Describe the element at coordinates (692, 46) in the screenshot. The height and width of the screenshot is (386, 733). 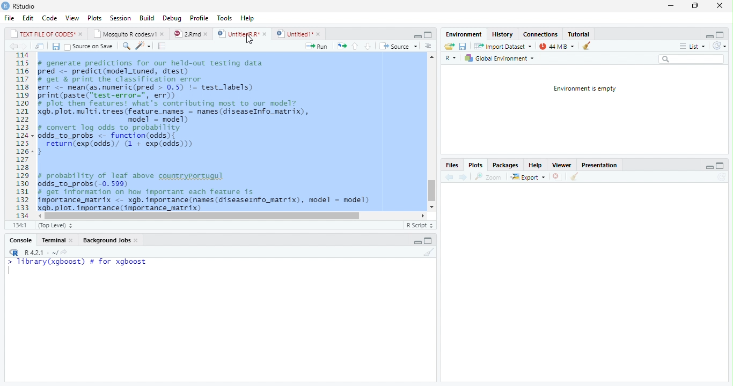
I see `List` at that location.